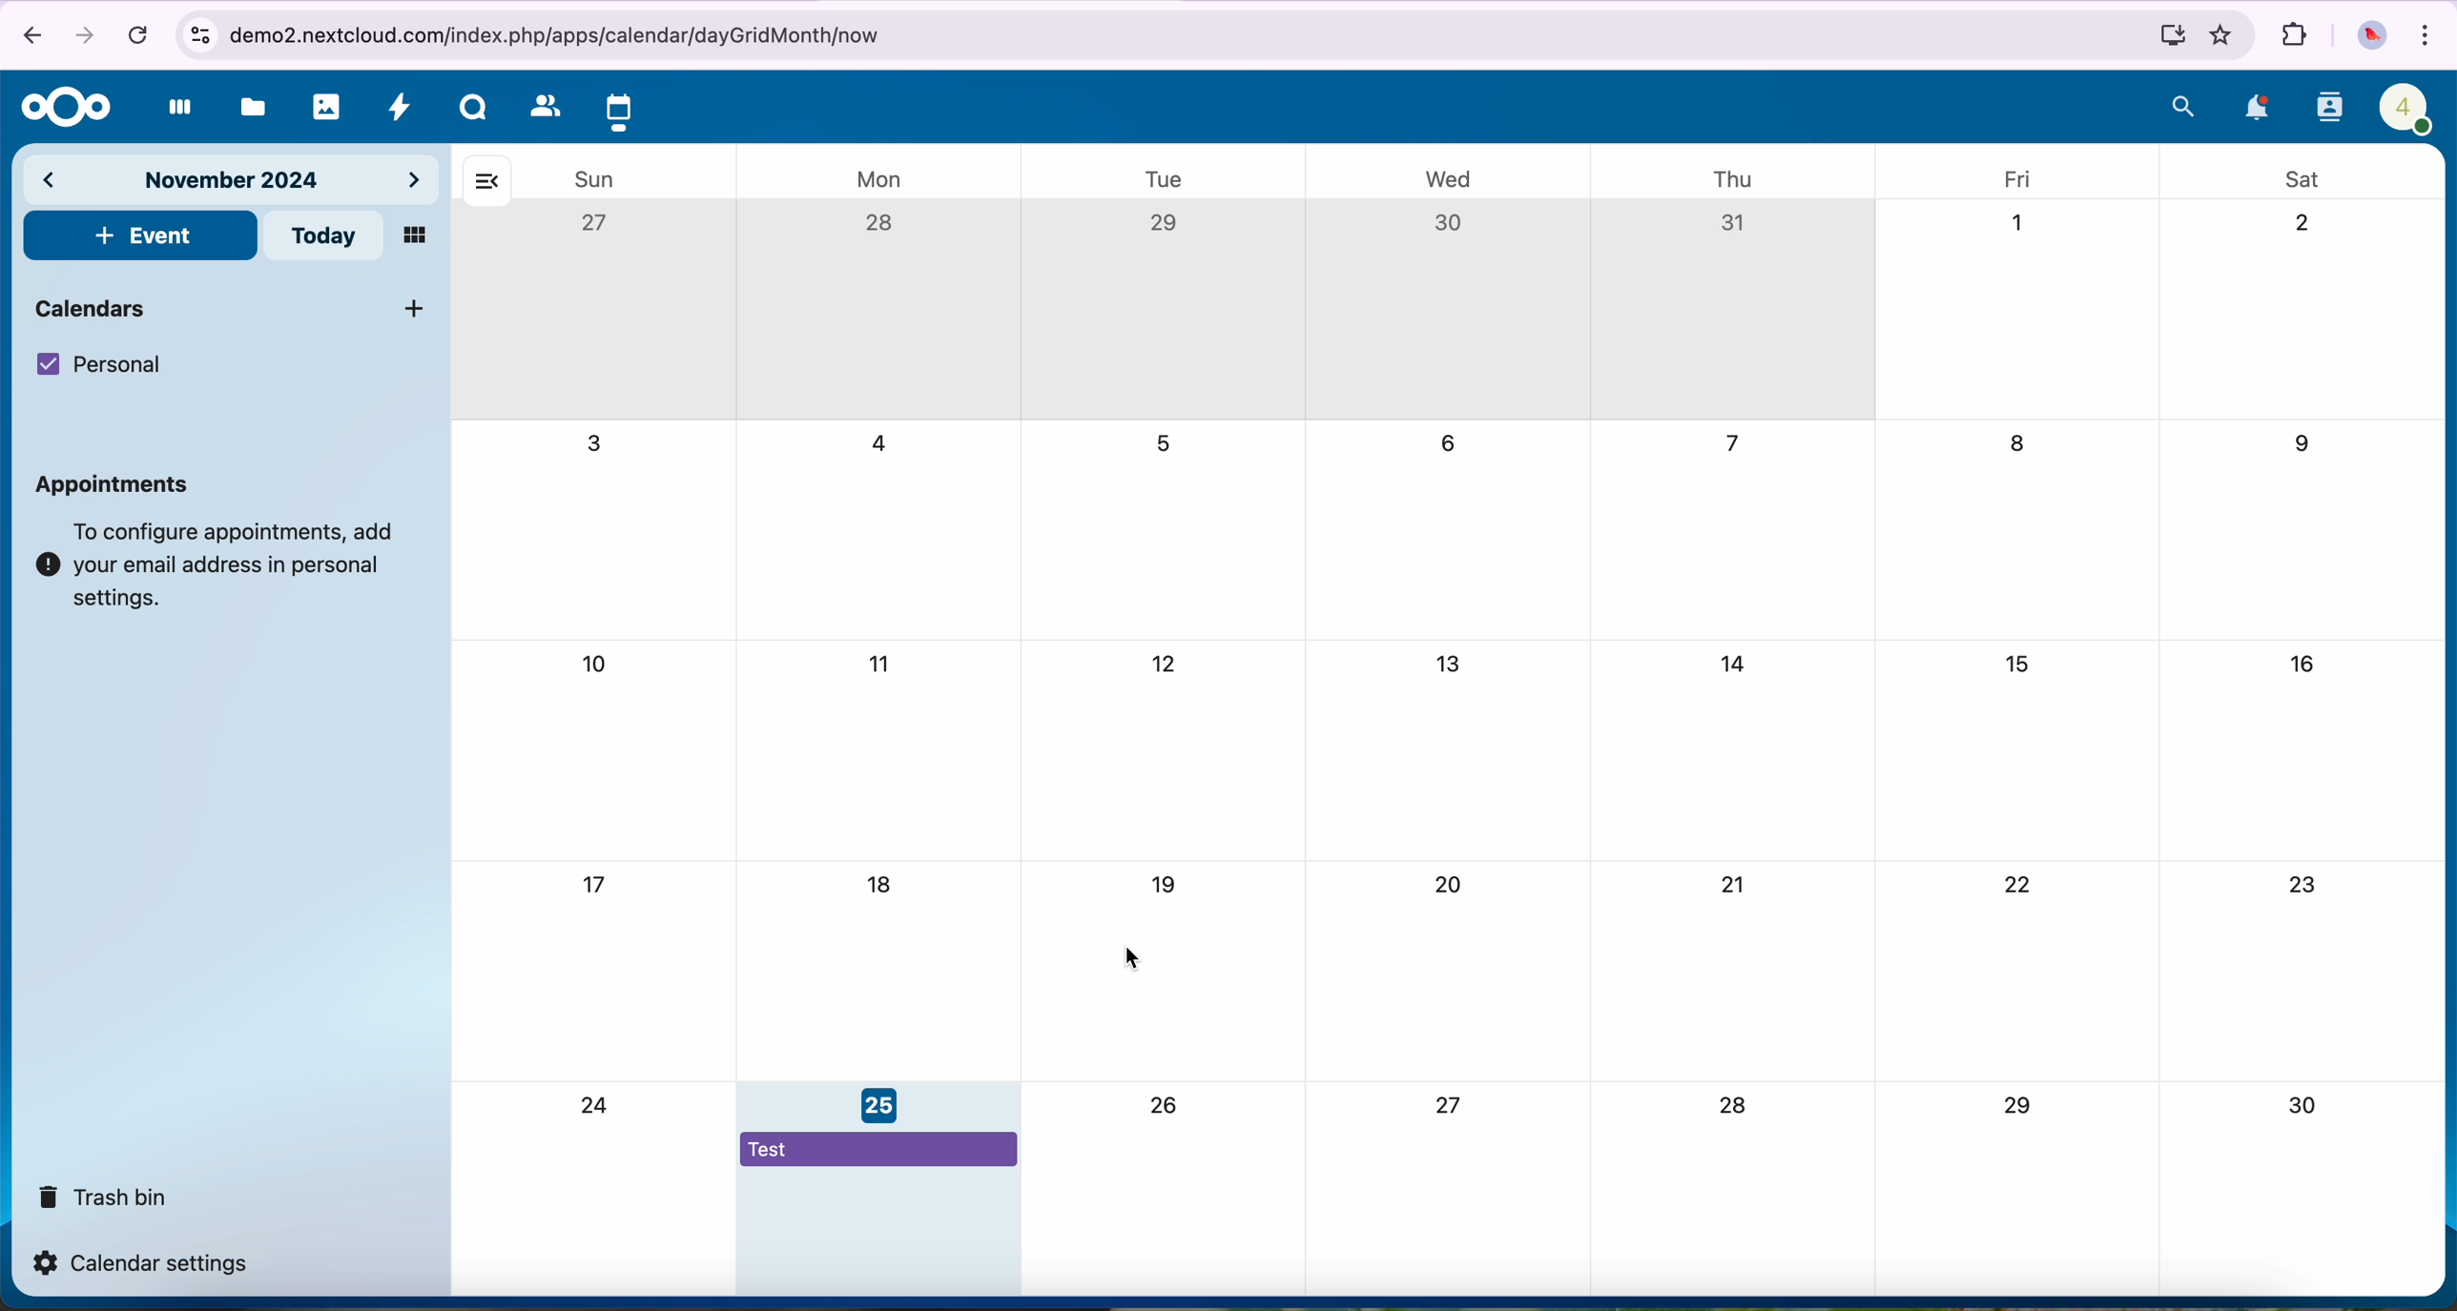 This screenshot has width=2457, height=1311. Describe the element at coordinates (1158, 175) in the screenshot. I see `tue` at that location.